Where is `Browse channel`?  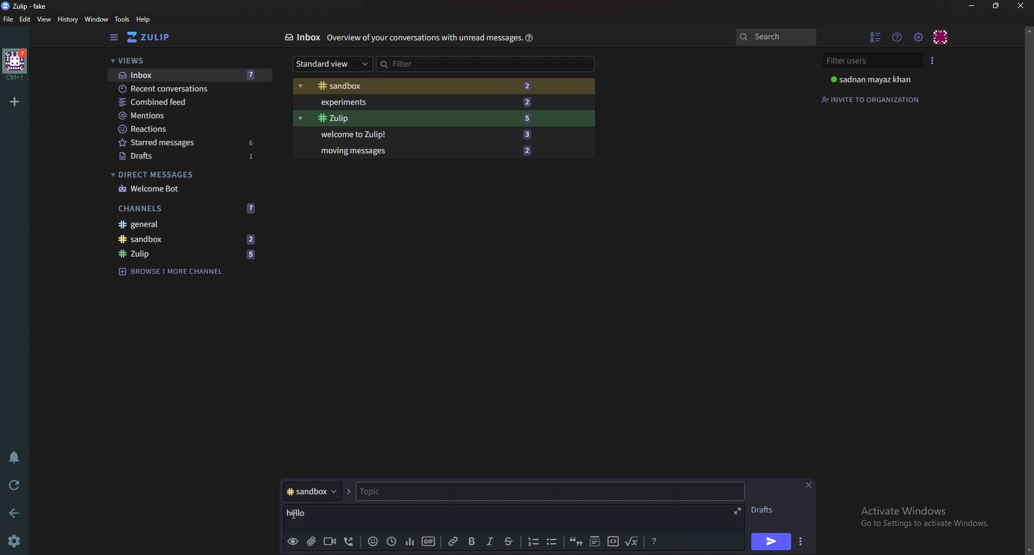 Browse channel is located at coordinates (172, 274).